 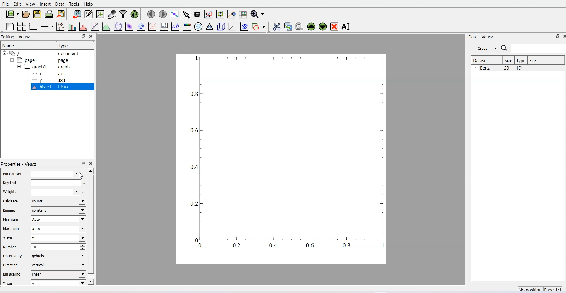 What do you see at coordinates (135, 14) in the screenshot?
I see `Reload linked dataset` at bounding box center [135, 14].